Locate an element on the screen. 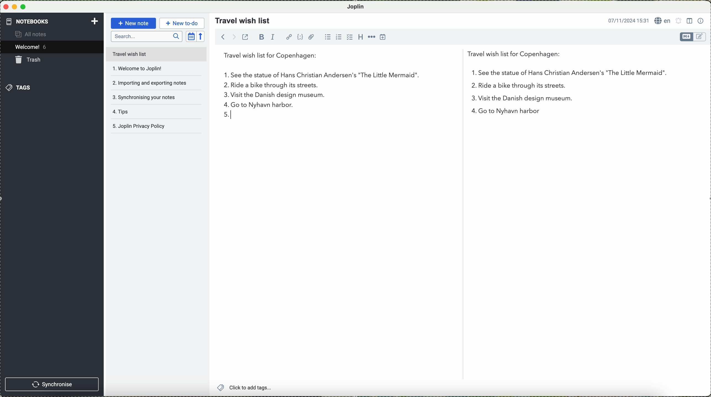  toggle external editing is located at coordinates (246, 39).